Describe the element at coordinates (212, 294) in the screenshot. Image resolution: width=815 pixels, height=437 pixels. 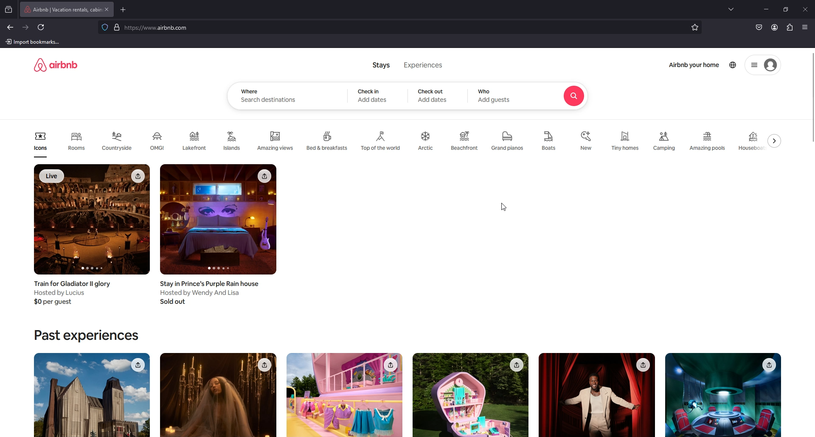
I see `Stay in Prince’s Purple Rain house Hosted by Wendy And Lisa Sold out` at that location.